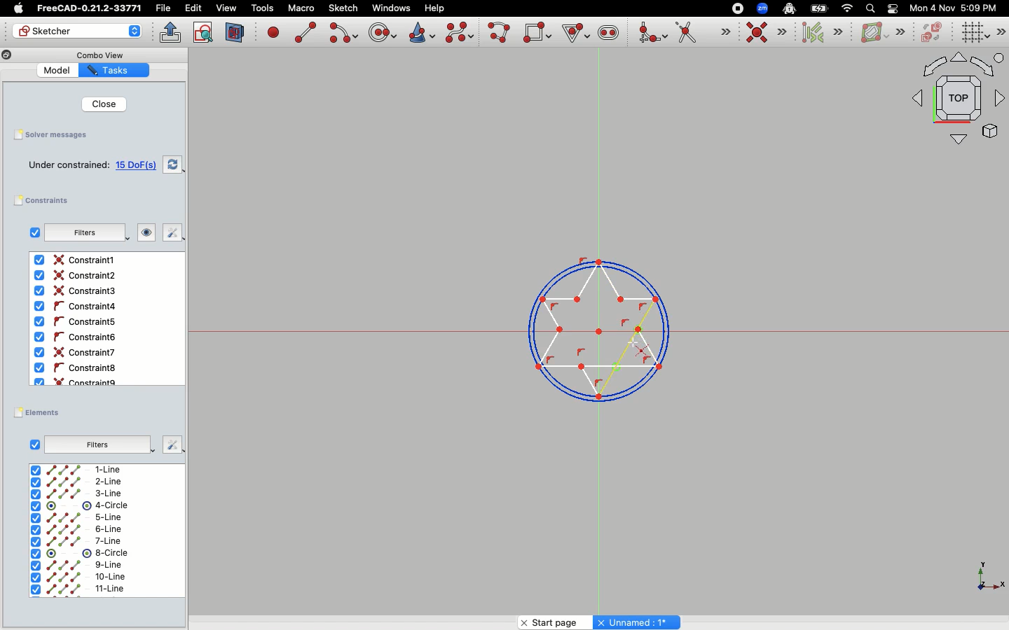 The image size is (1009, 630). I want to click on Create conic, so click(420, 31).